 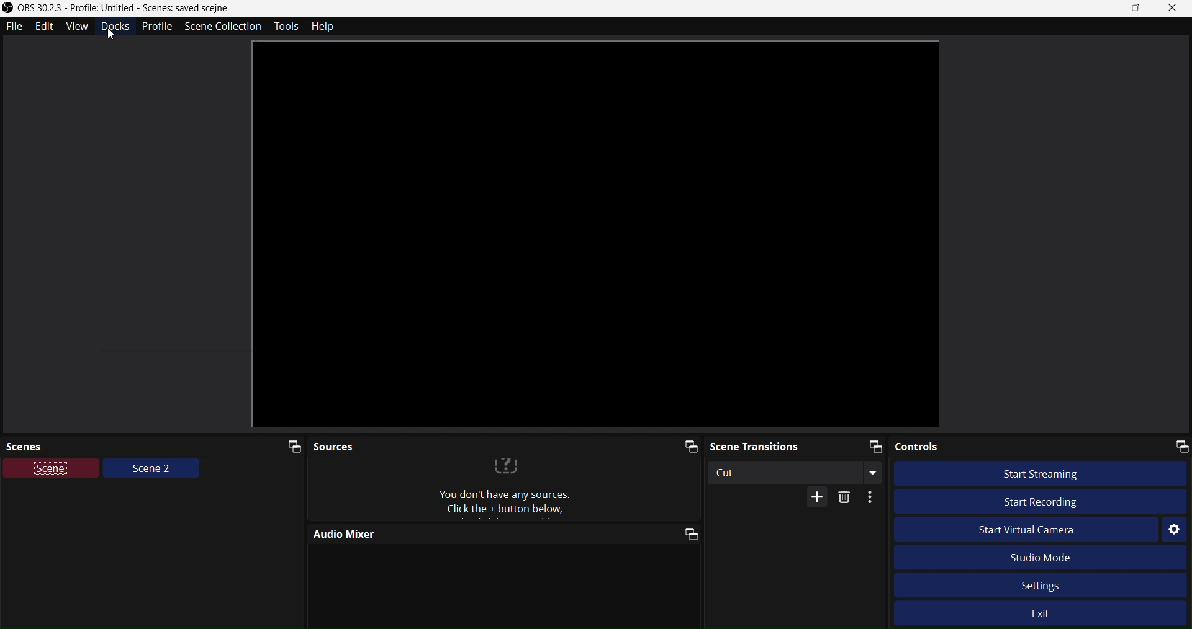 What do you see at coordinates (785, 472) in the screenshot?
I see `Cut` at bounding box center [785, 472].